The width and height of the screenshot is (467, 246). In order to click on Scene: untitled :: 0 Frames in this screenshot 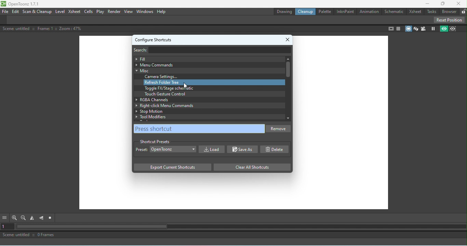, I will do `click(233, 235)`.